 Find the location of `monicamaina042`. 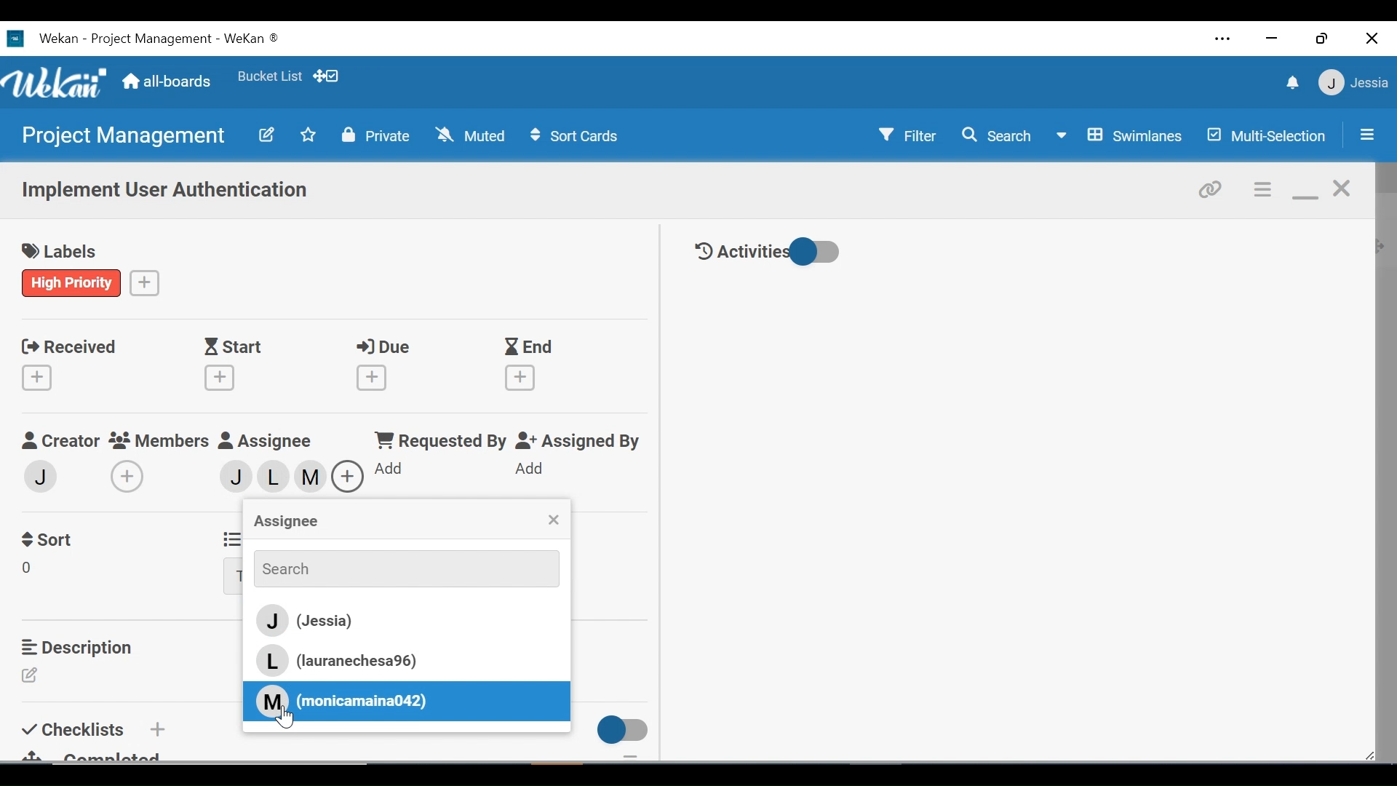

monicamaina042 is located at coordinates (313, 475).